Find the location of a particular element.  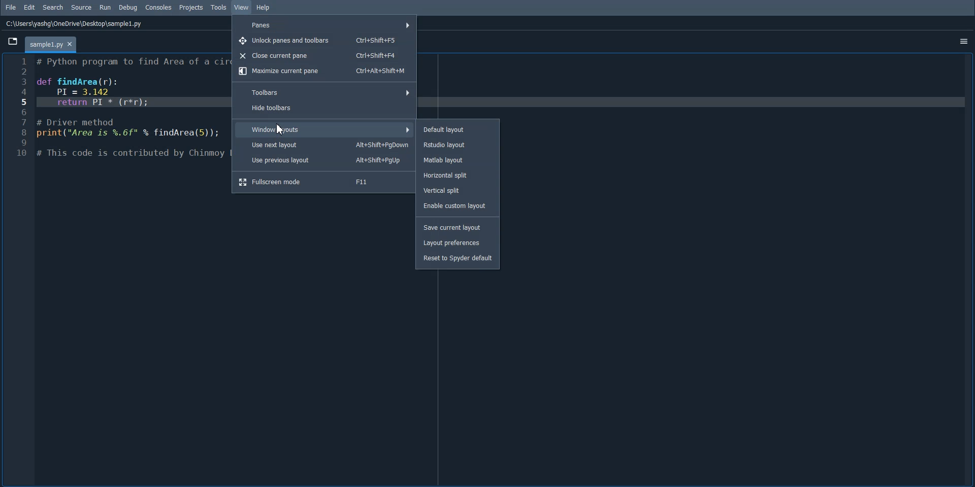

Vertical split is located at coordinates (458, 190).